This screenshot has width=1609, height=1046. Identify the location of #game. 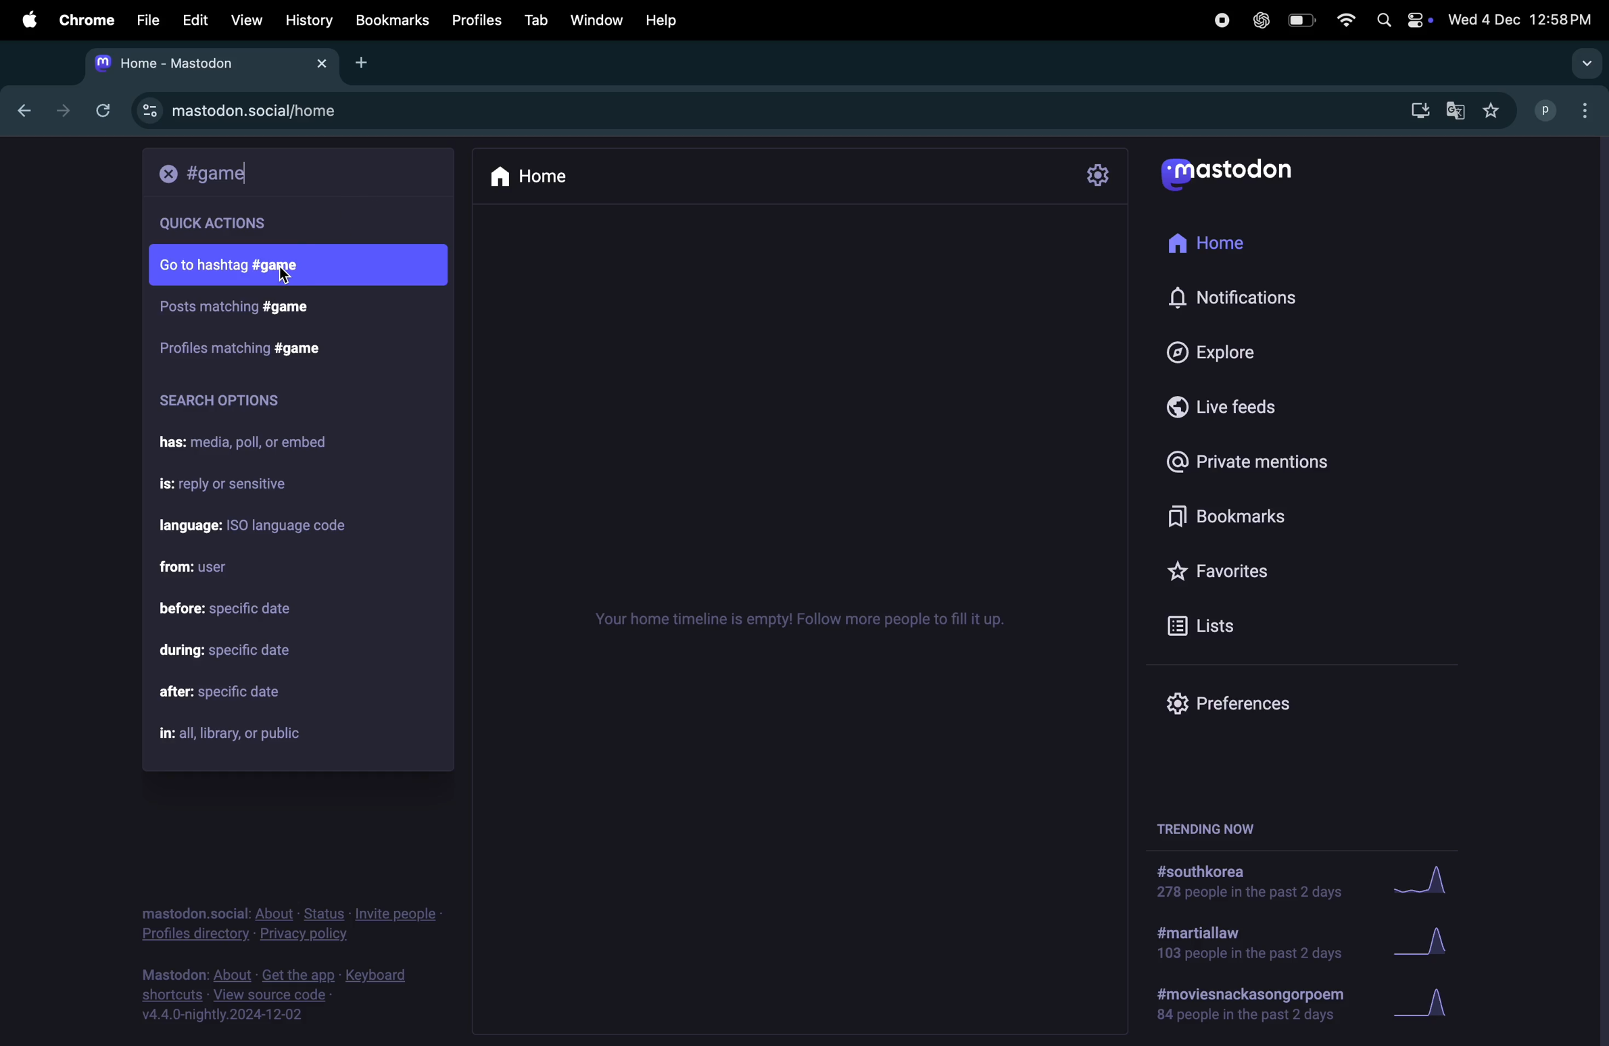
(222, 174).